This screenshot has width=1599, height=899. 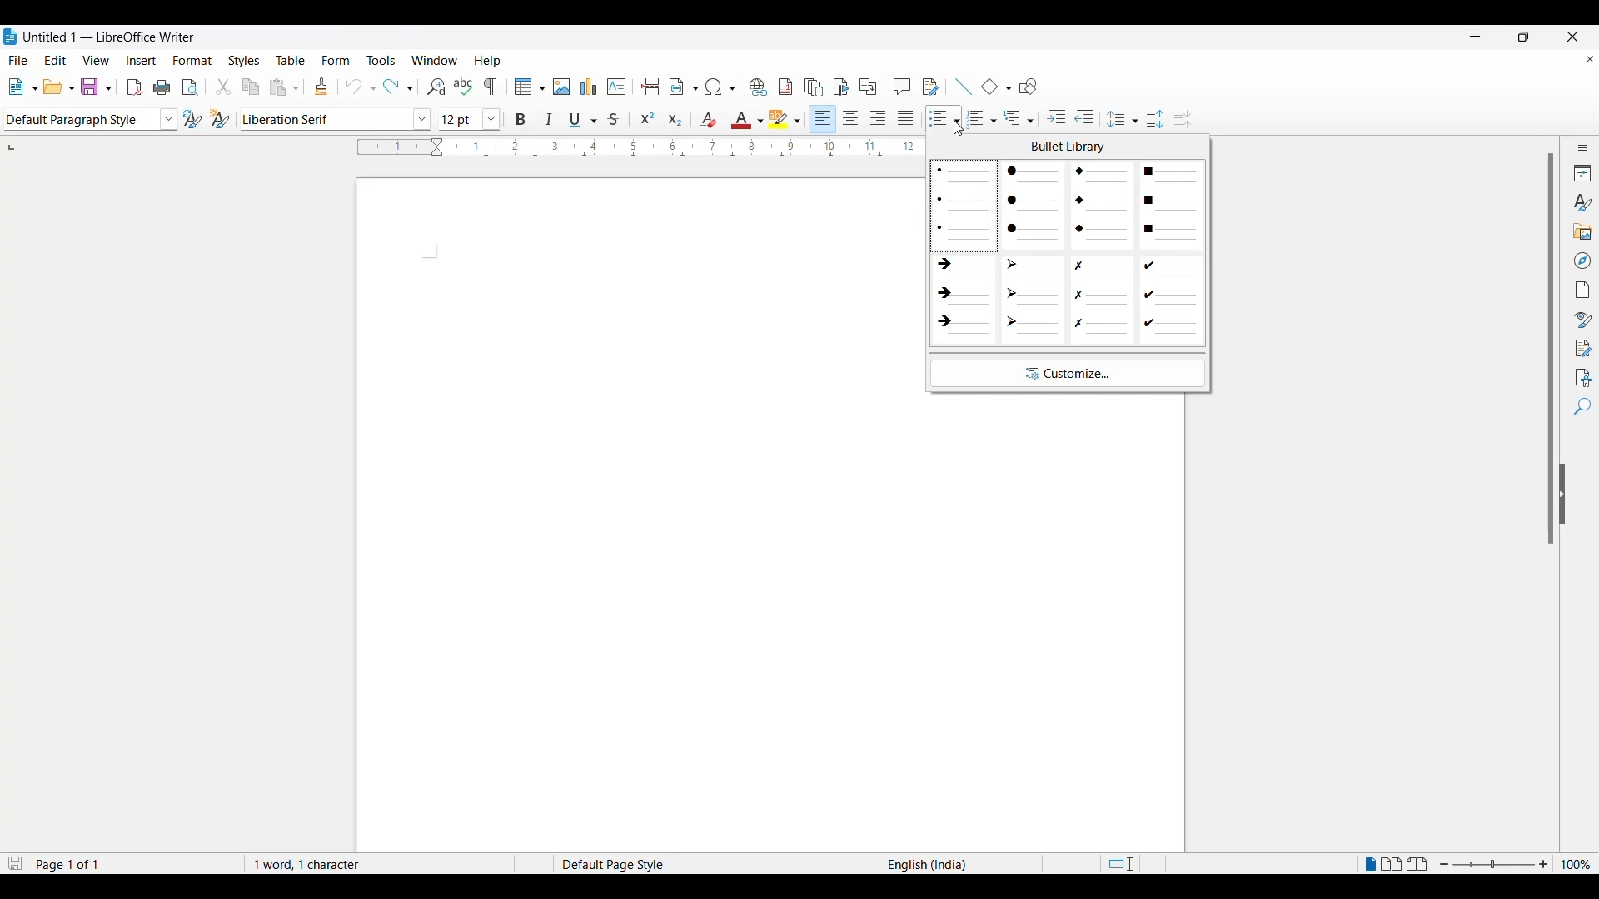 I want to click on Styles, so click(x=243, y=58).